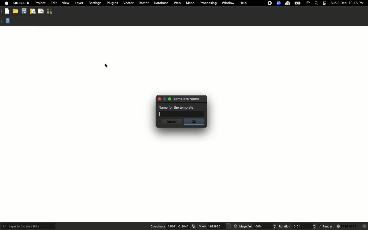 This screenshot has height=230, width=368. I want to click on Type to locate, so click(28, 226).